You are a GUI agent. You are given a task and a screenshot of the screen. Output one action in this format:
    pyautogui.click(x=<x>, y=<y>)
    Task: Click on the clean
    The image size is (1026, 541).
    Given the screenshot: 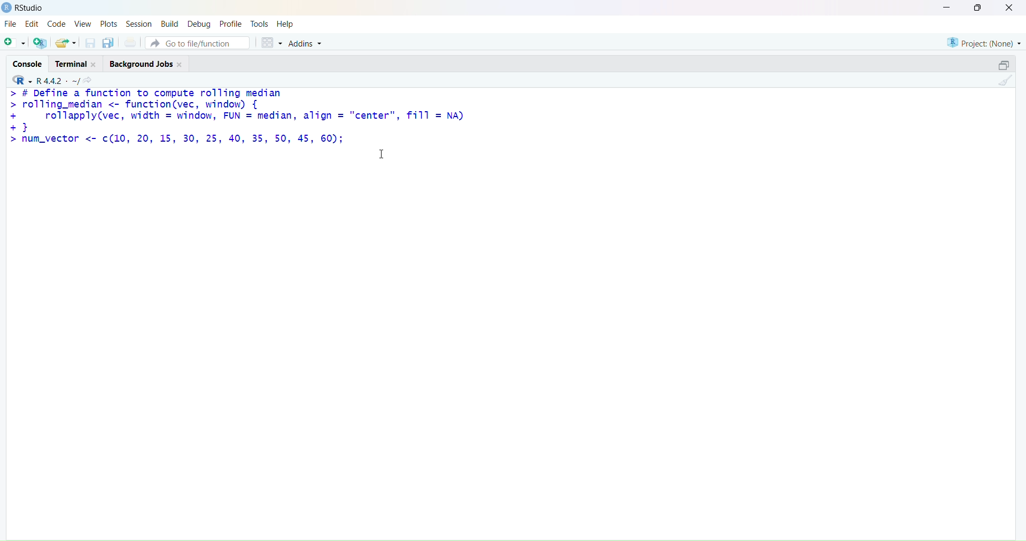 What is the action you would take?
    pyautogui.click(x=1005, y=80)
    